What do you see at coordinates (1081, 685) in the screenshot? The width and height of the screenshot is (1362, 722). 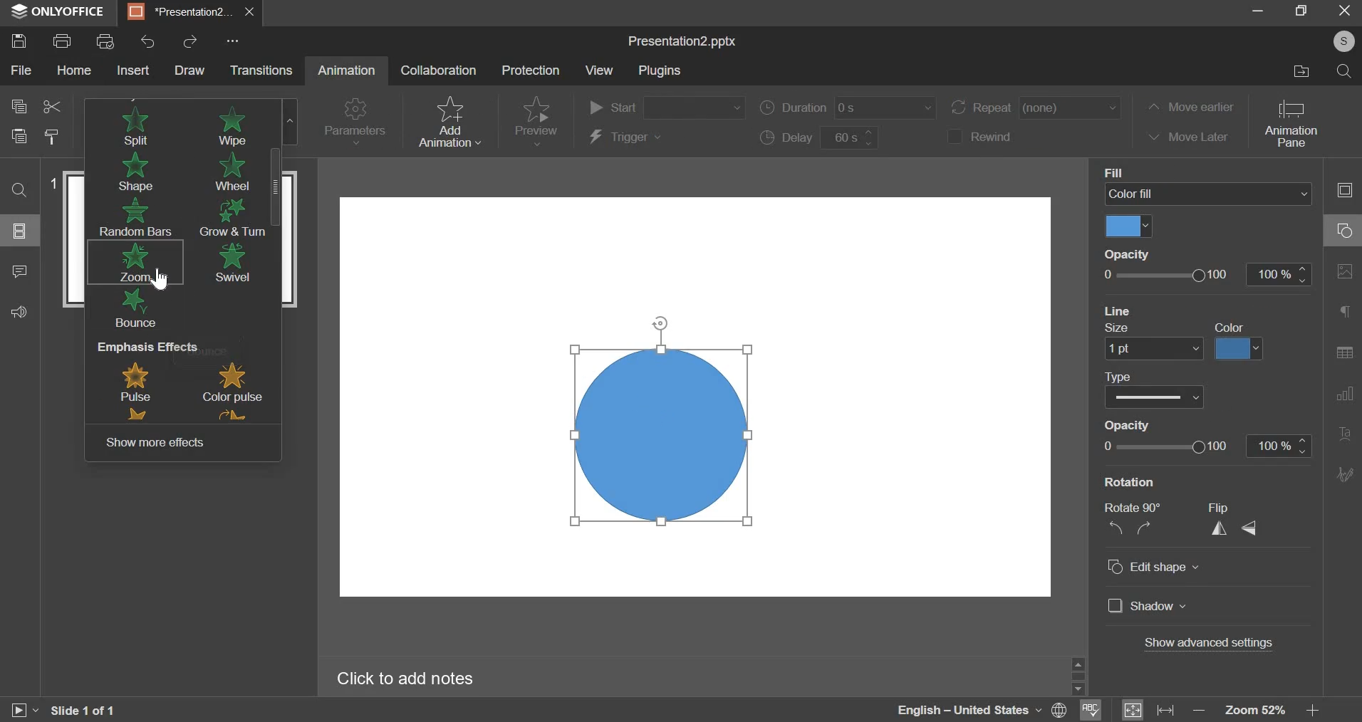 I see `` at bounding box center [1081, 685].